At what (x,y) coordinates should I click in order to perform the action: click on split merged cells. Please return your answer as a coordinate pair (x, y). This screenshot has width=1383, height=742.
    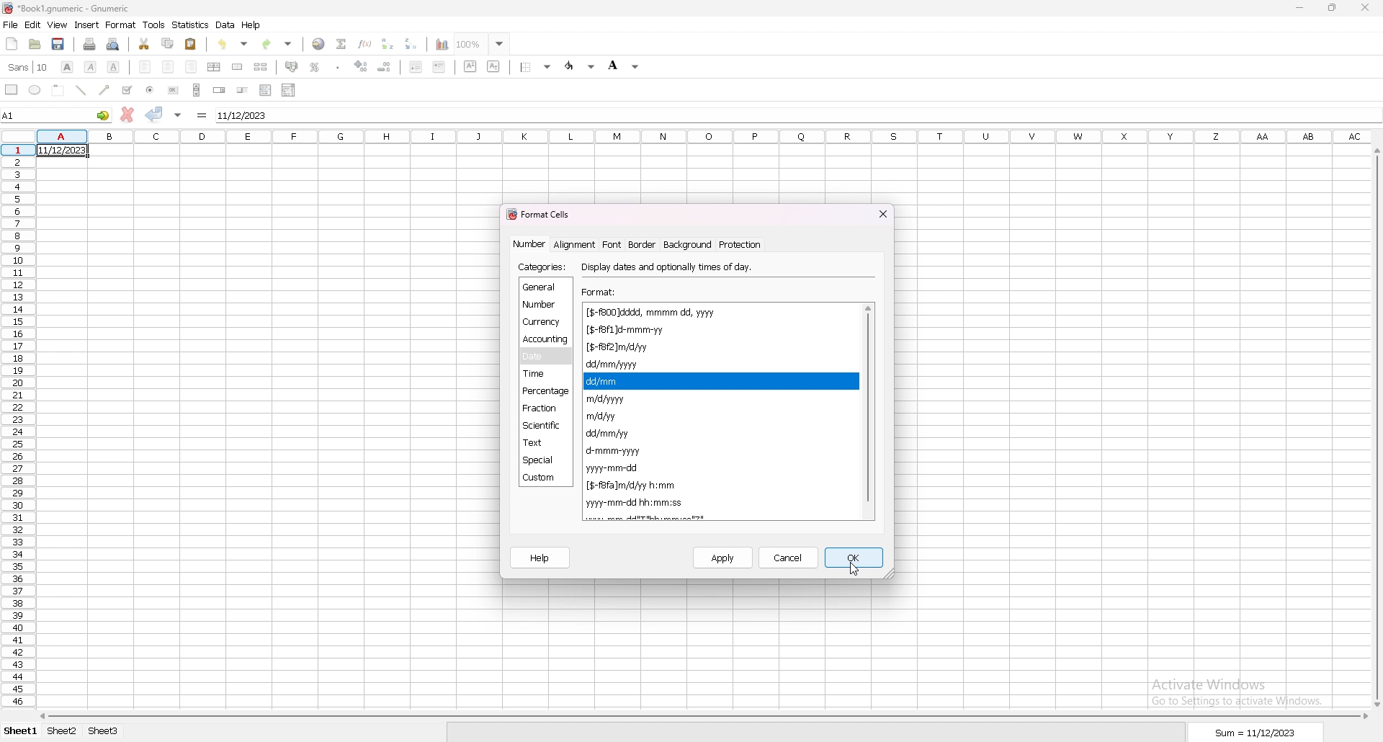
    Looking at the image, I should click on (262, 67).